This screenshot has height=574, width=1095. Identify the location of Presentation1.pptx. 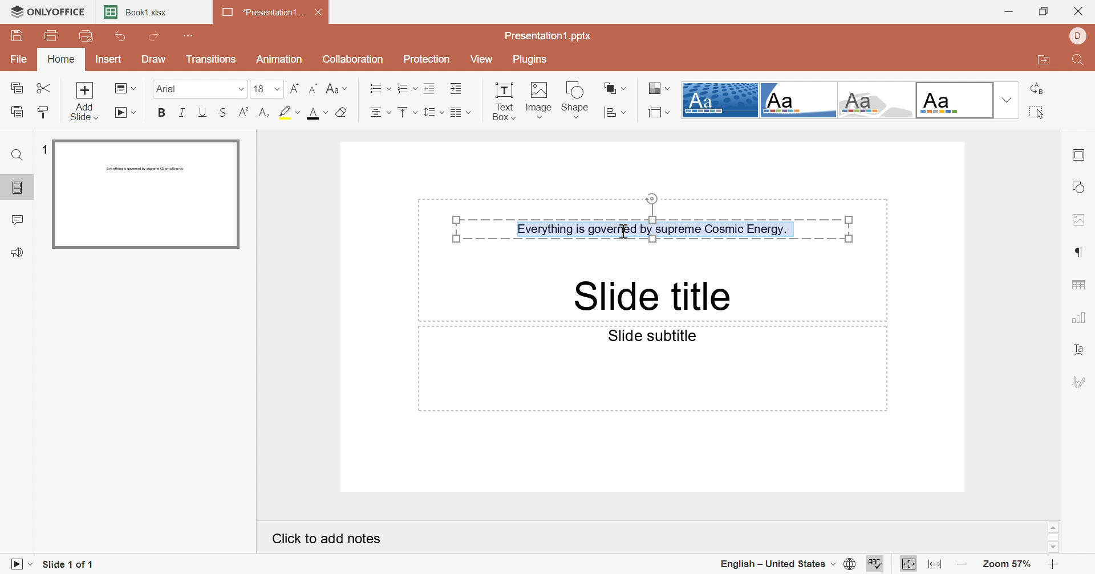
(549, 35).